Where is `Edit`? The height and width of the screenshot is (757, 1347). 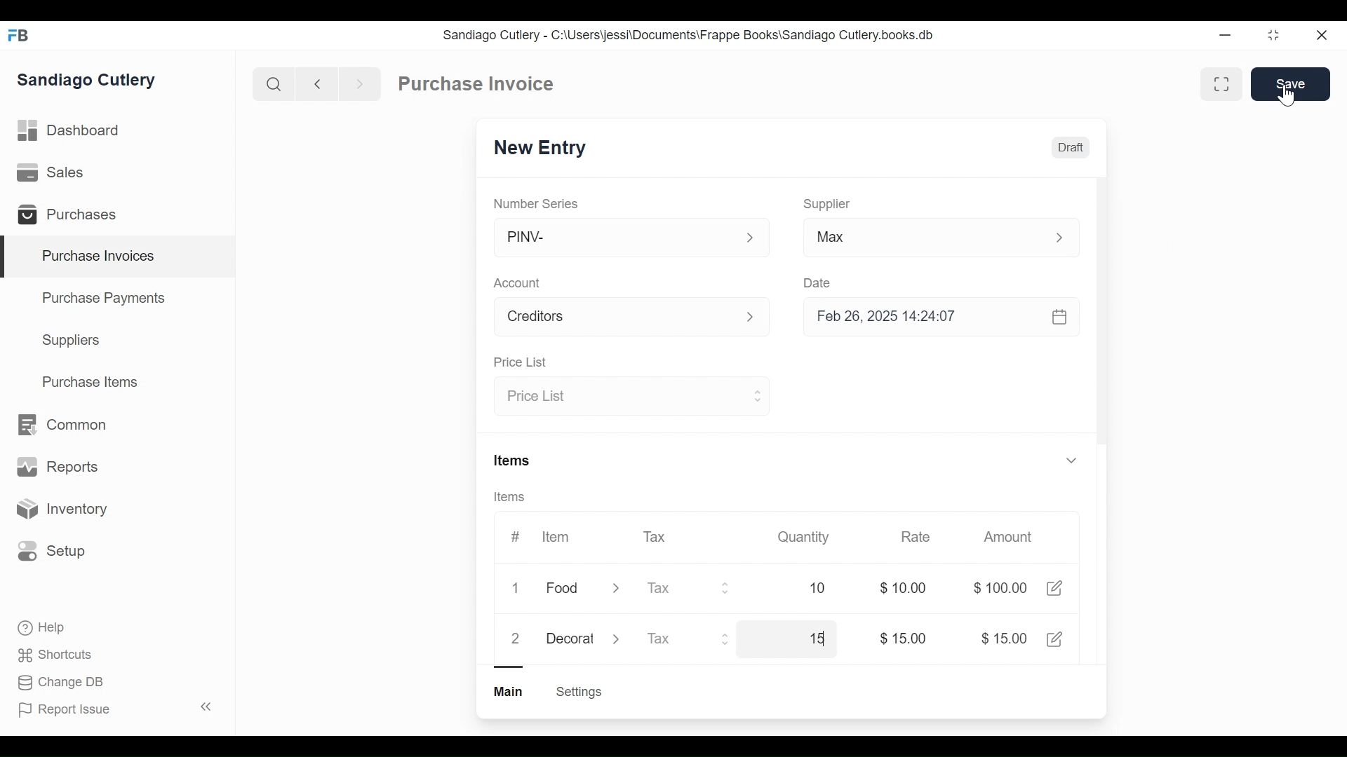
Edit is located at coordinates (1057, 639).